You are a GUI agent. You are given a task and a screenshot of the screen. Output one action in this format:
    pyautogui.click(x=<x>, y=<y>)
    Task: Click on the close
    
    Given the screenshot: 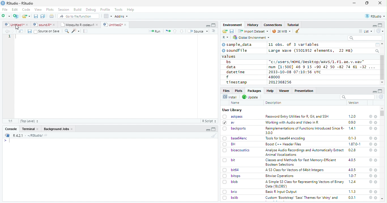 What is the action you would take?
    pyautogui.click(x=376, y=198)
    